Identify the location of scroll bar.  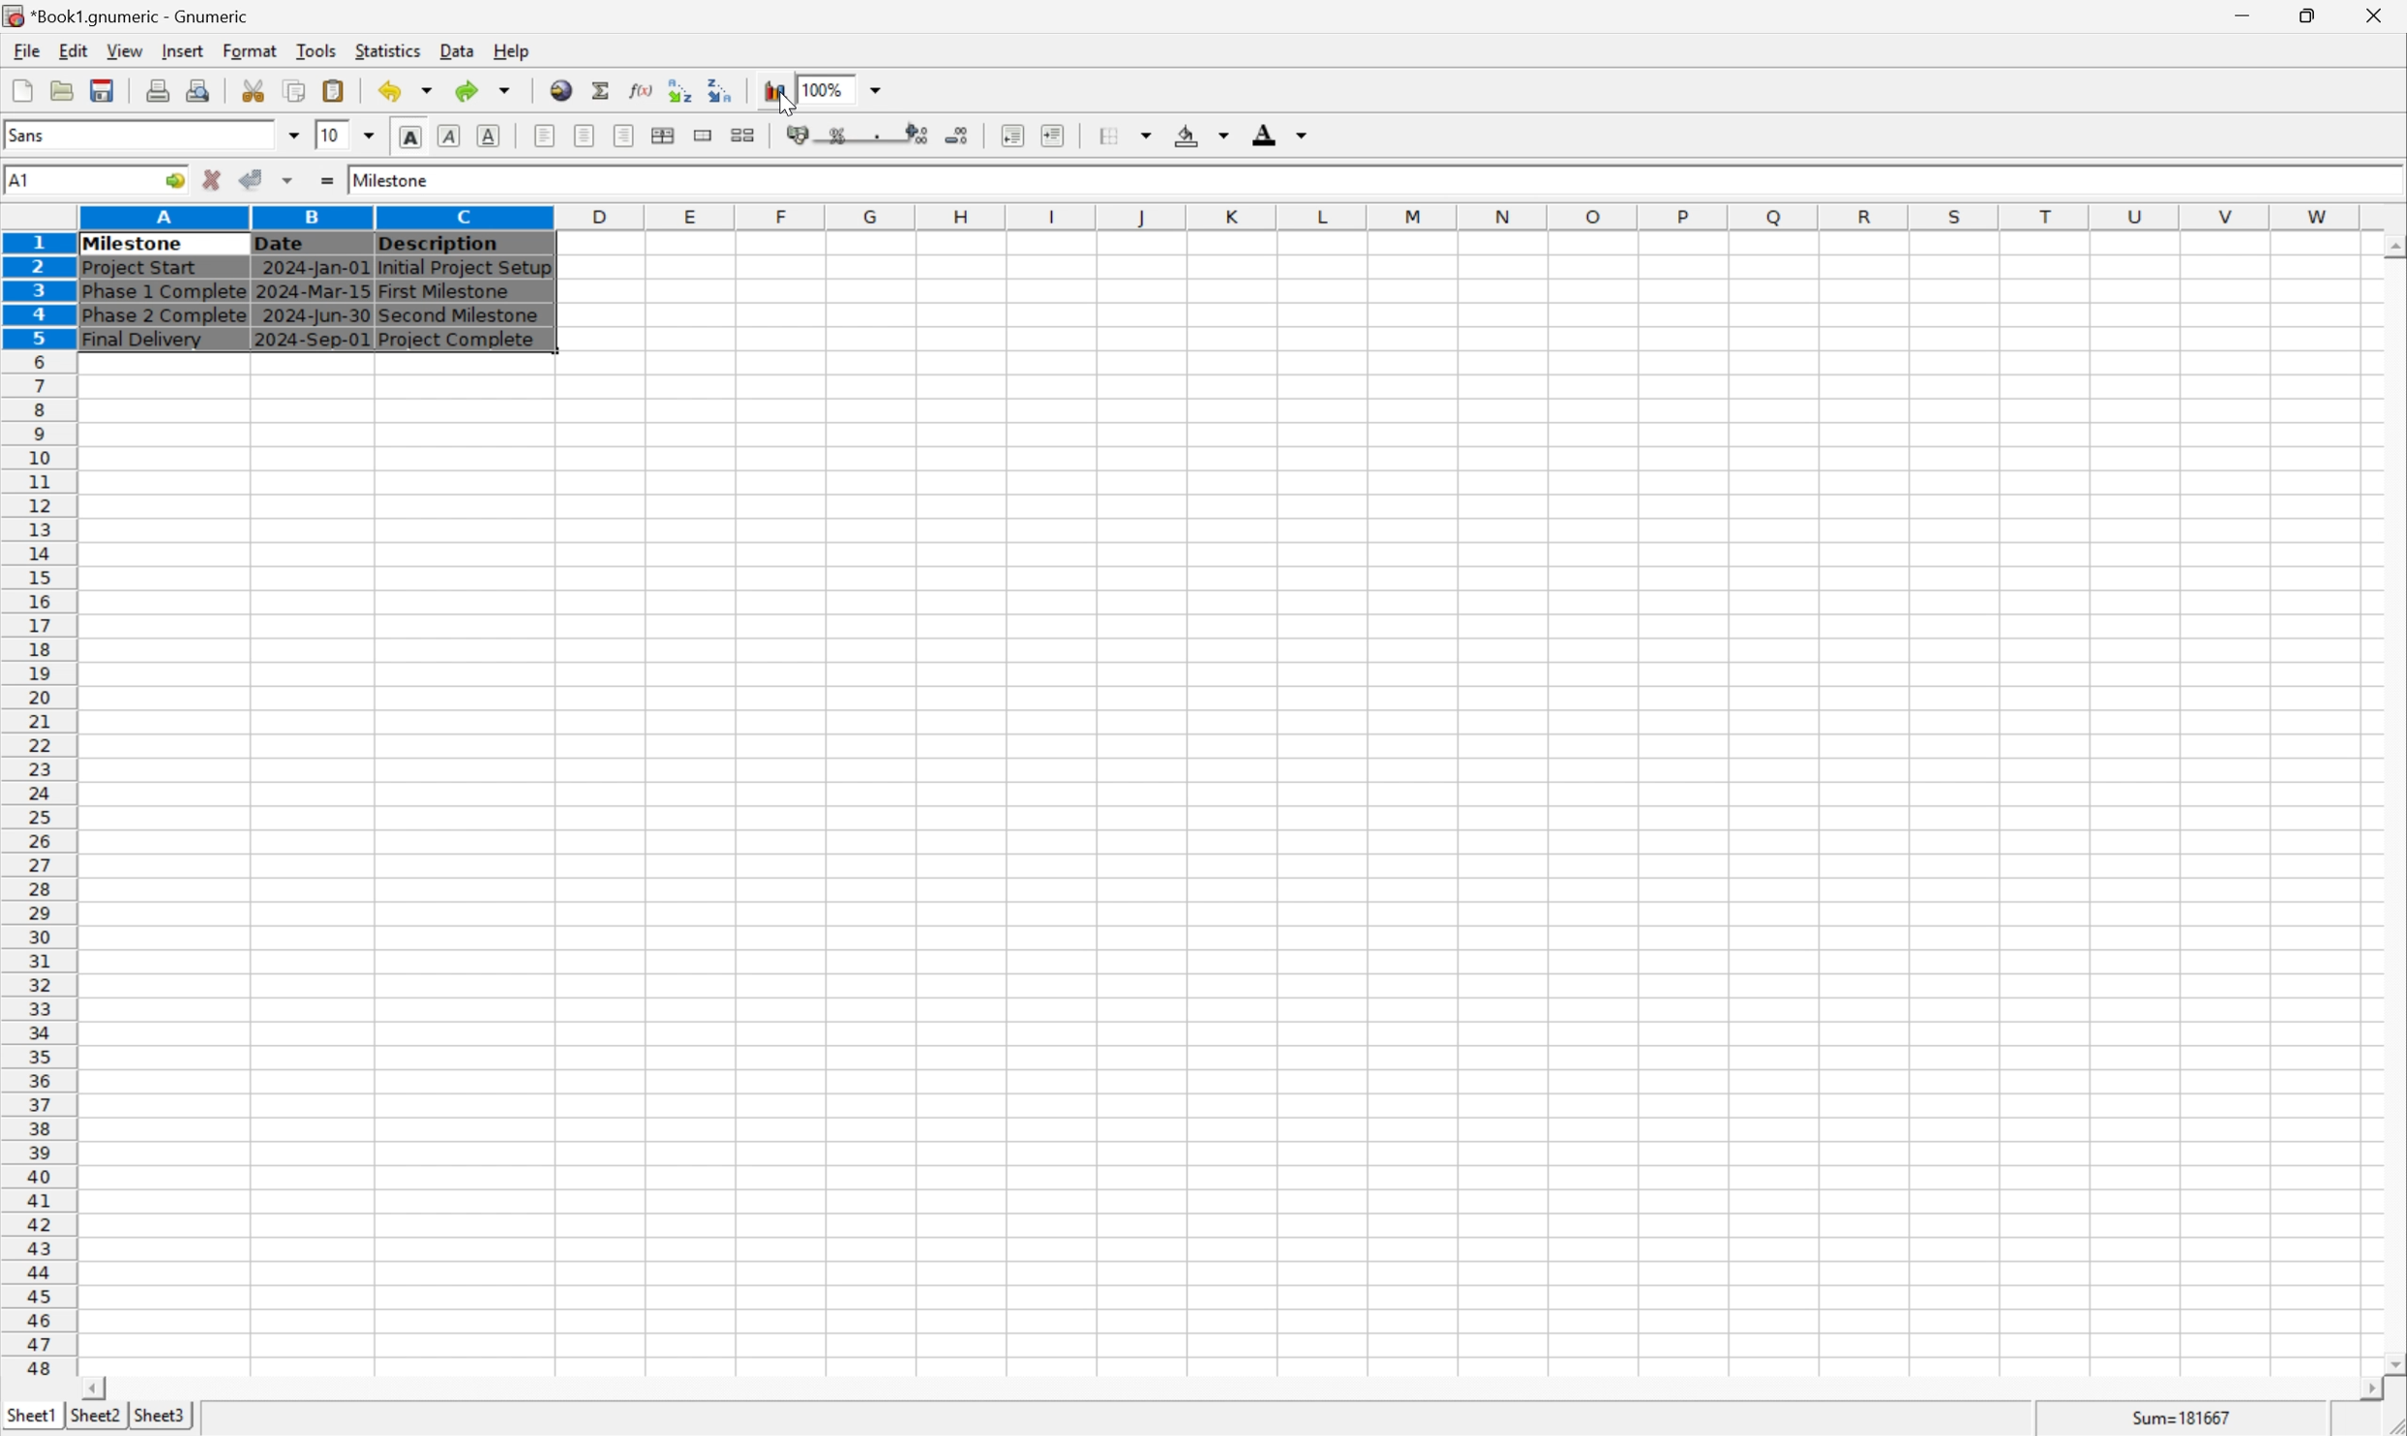
(2392, 803).